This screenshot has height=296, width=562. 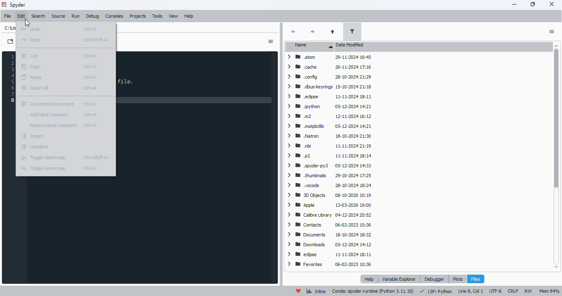 What do you see at coordinates (90, 67) in the screenshot?
I see `shortcut for copy` at bounding box center [90, 67].